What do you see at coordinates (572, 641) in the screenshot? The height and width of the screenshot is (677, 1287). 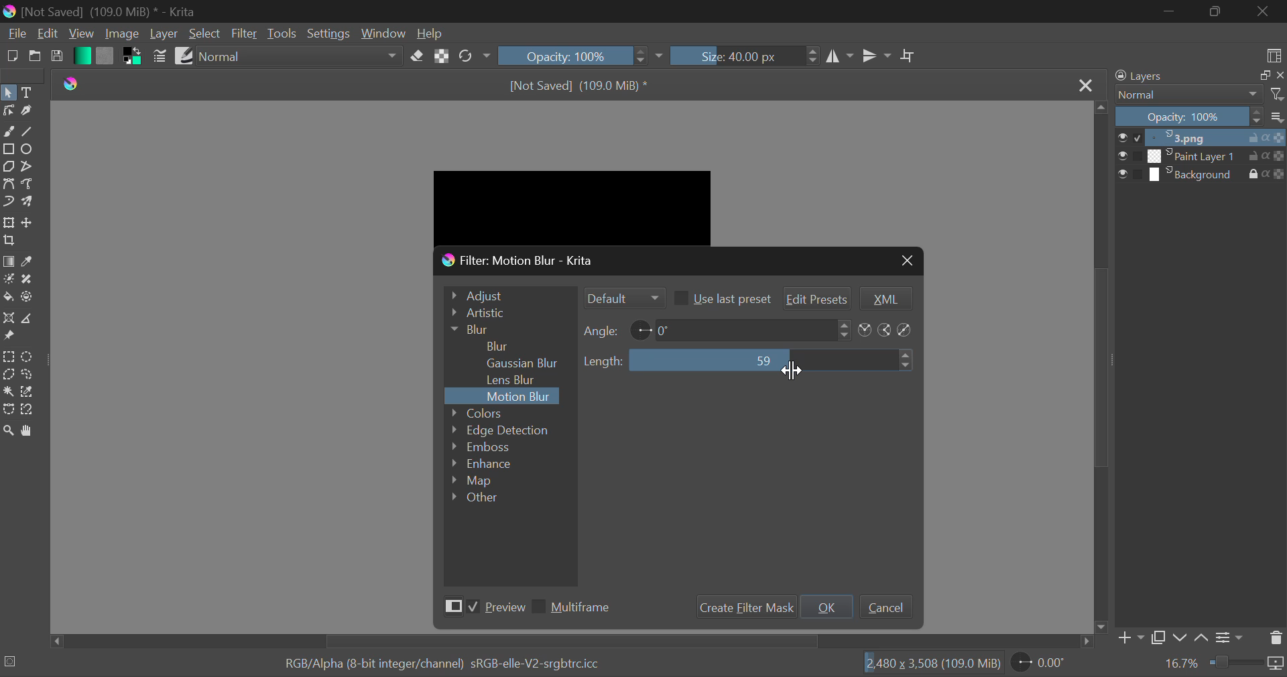 I see `Scroll Bar` at bounding box center [572, 641].